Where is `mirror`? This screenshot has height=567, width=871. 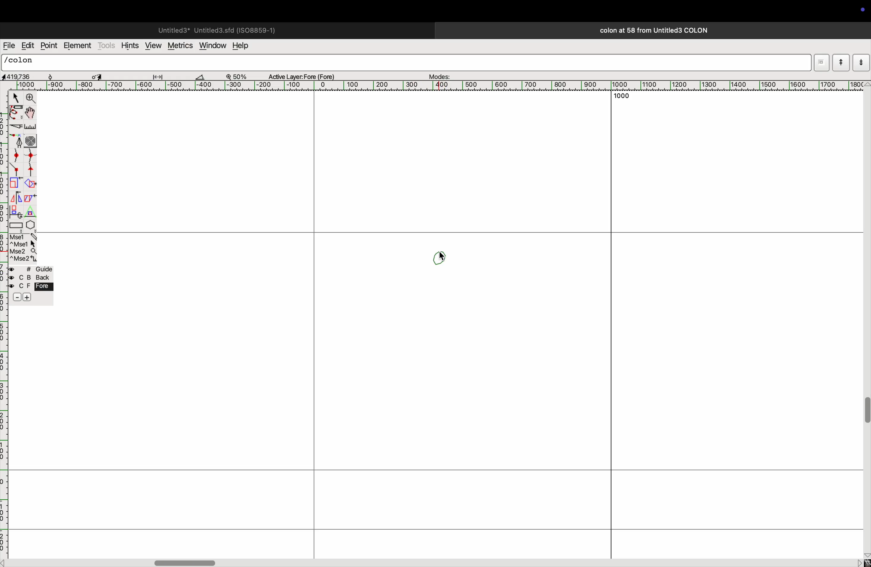
mirror is located at coordinates (18, 198).